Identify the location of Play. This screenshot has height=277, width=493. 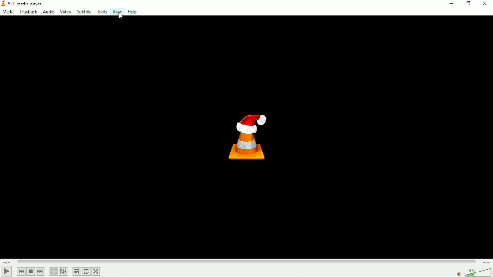
(6, 272).